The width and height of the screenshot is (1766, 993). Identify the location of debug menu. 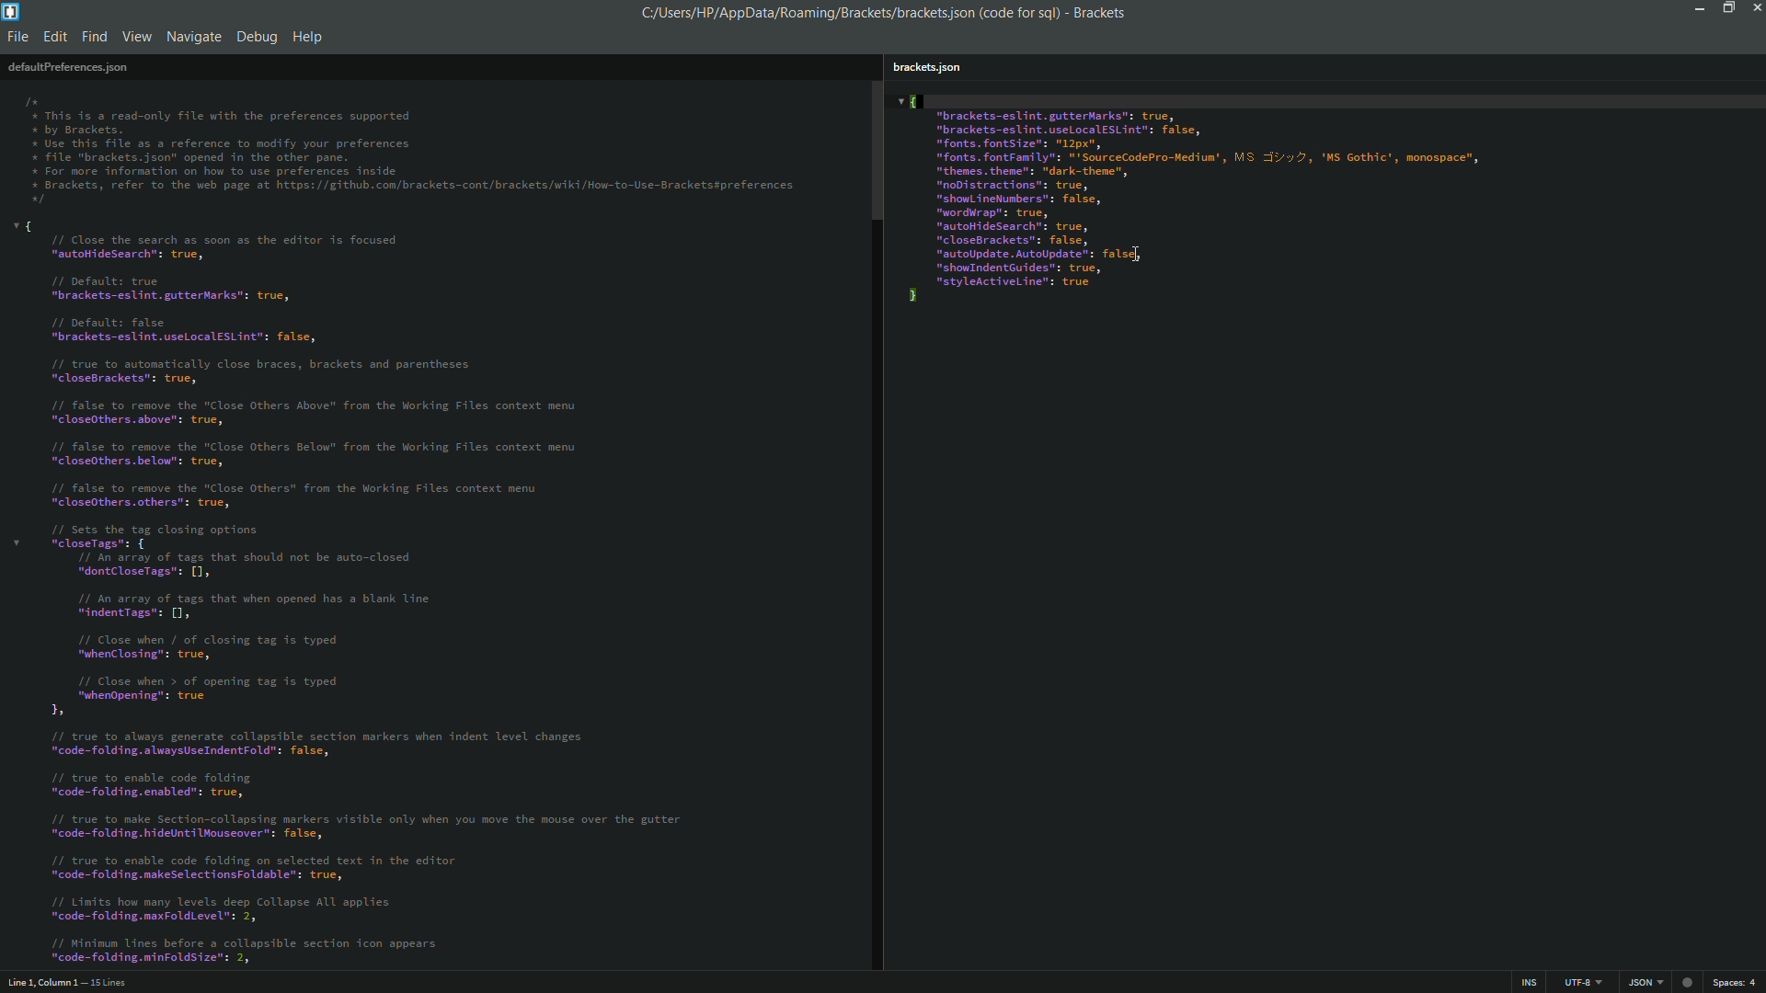
(257, 34).